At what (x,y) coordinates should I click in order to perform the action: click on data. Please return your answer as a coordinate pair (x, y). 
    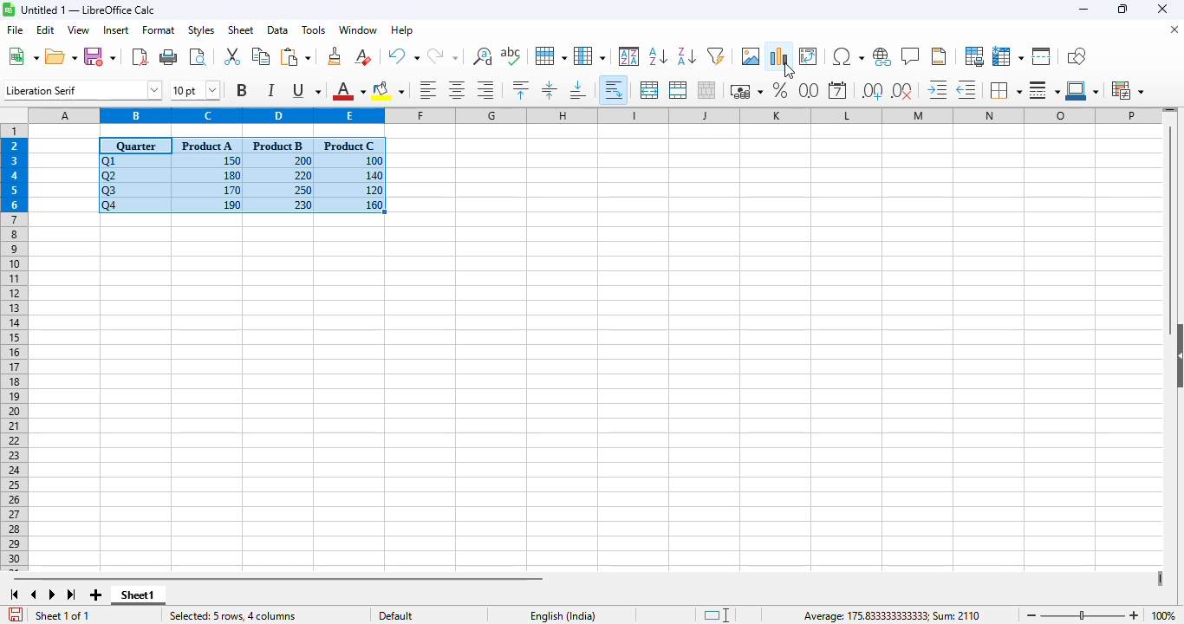
    Looking at the image, I should click on (277, 29).